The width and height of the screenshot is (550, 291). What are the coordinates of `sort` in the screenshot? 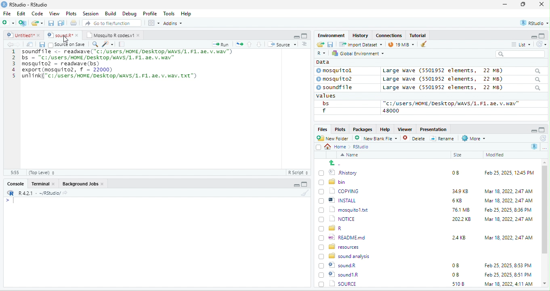 It's located at (304, 44).